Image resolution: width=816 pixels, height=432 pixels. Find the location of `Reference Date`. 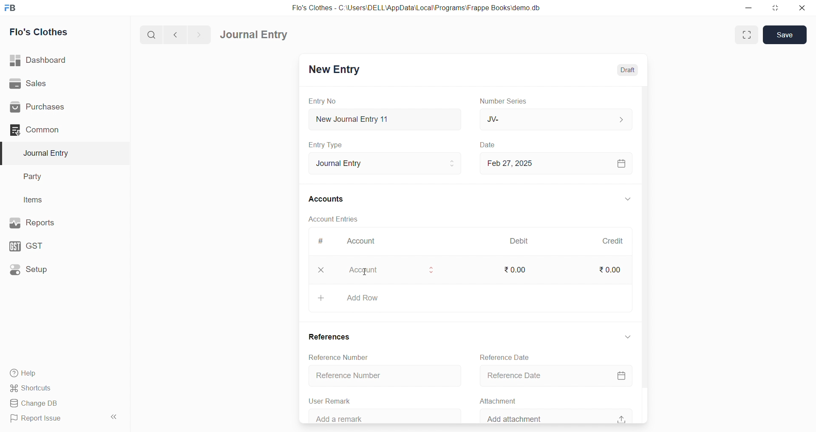

Reference Date is located at coordinates (555, 376).